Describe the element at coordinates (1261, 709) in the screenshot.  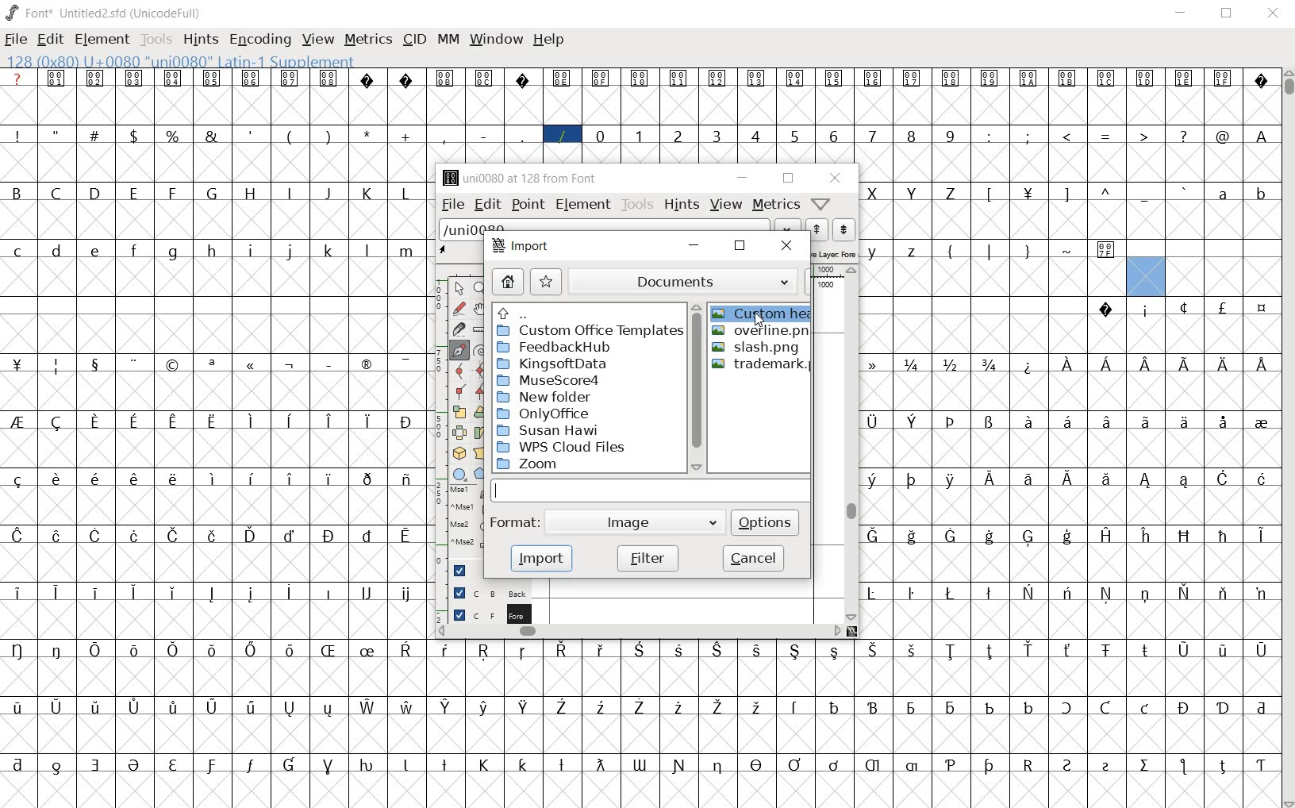
I see `glyph` at that location.